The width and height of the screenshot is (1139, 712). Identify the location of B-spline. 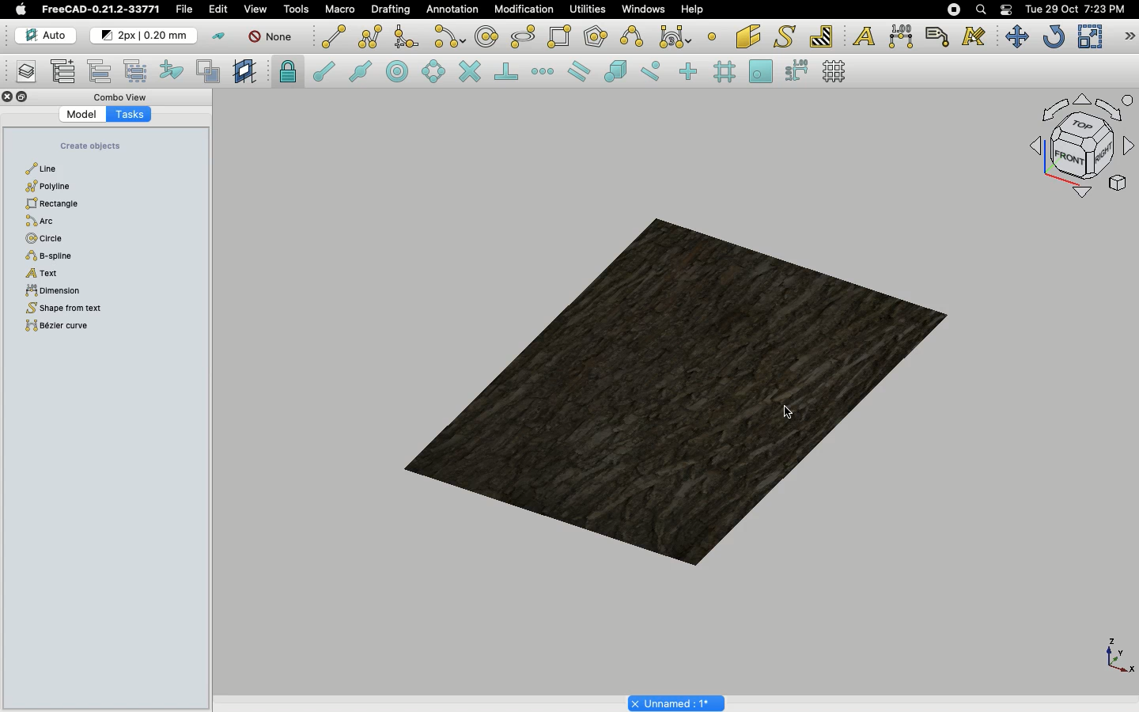
(631, 36).